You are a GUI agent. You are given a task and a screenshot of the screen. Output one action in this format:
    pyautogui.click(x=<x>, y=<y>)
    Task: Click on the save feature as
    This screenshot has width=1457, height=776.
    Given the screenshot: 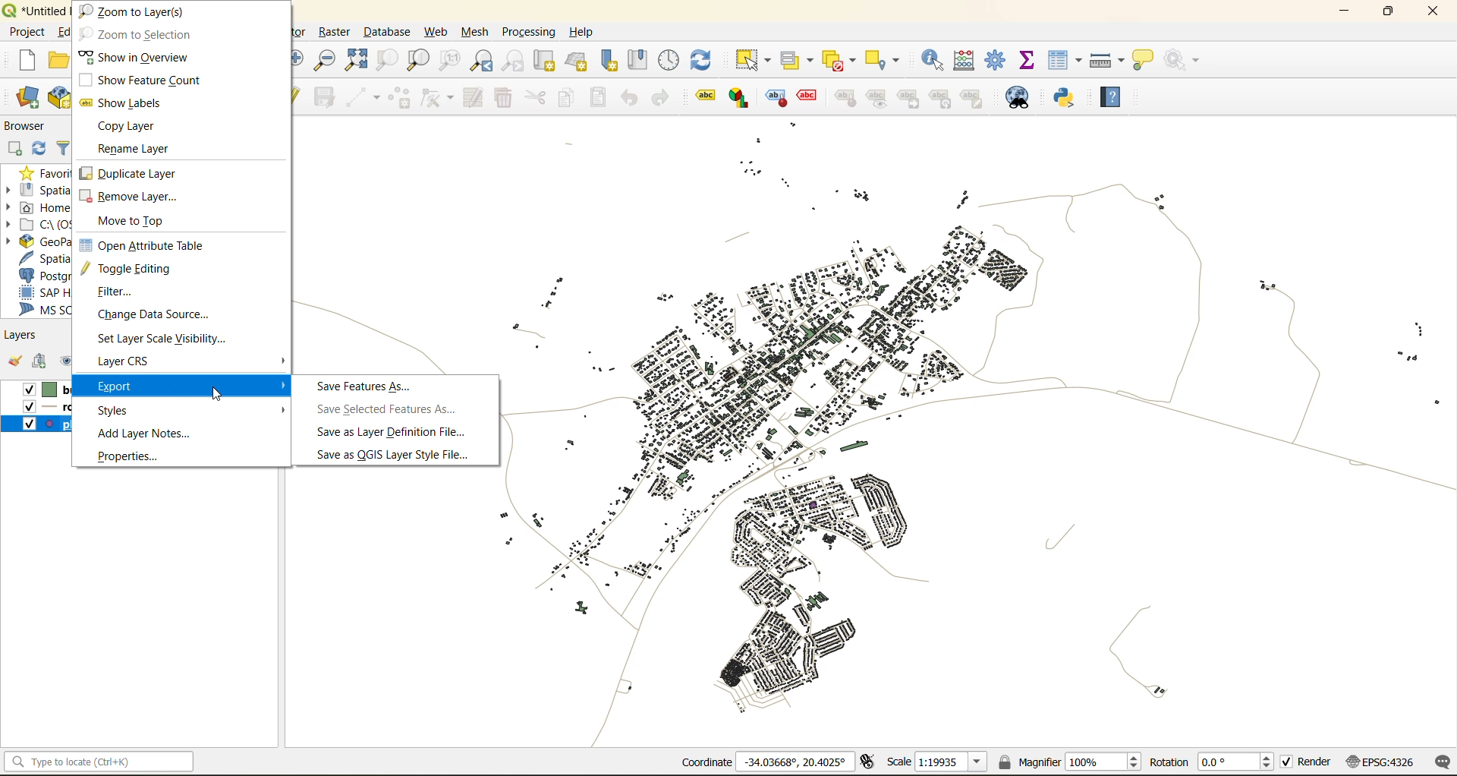 What is the action you would take?
    pyautogui.click(x=366, y=386)
    